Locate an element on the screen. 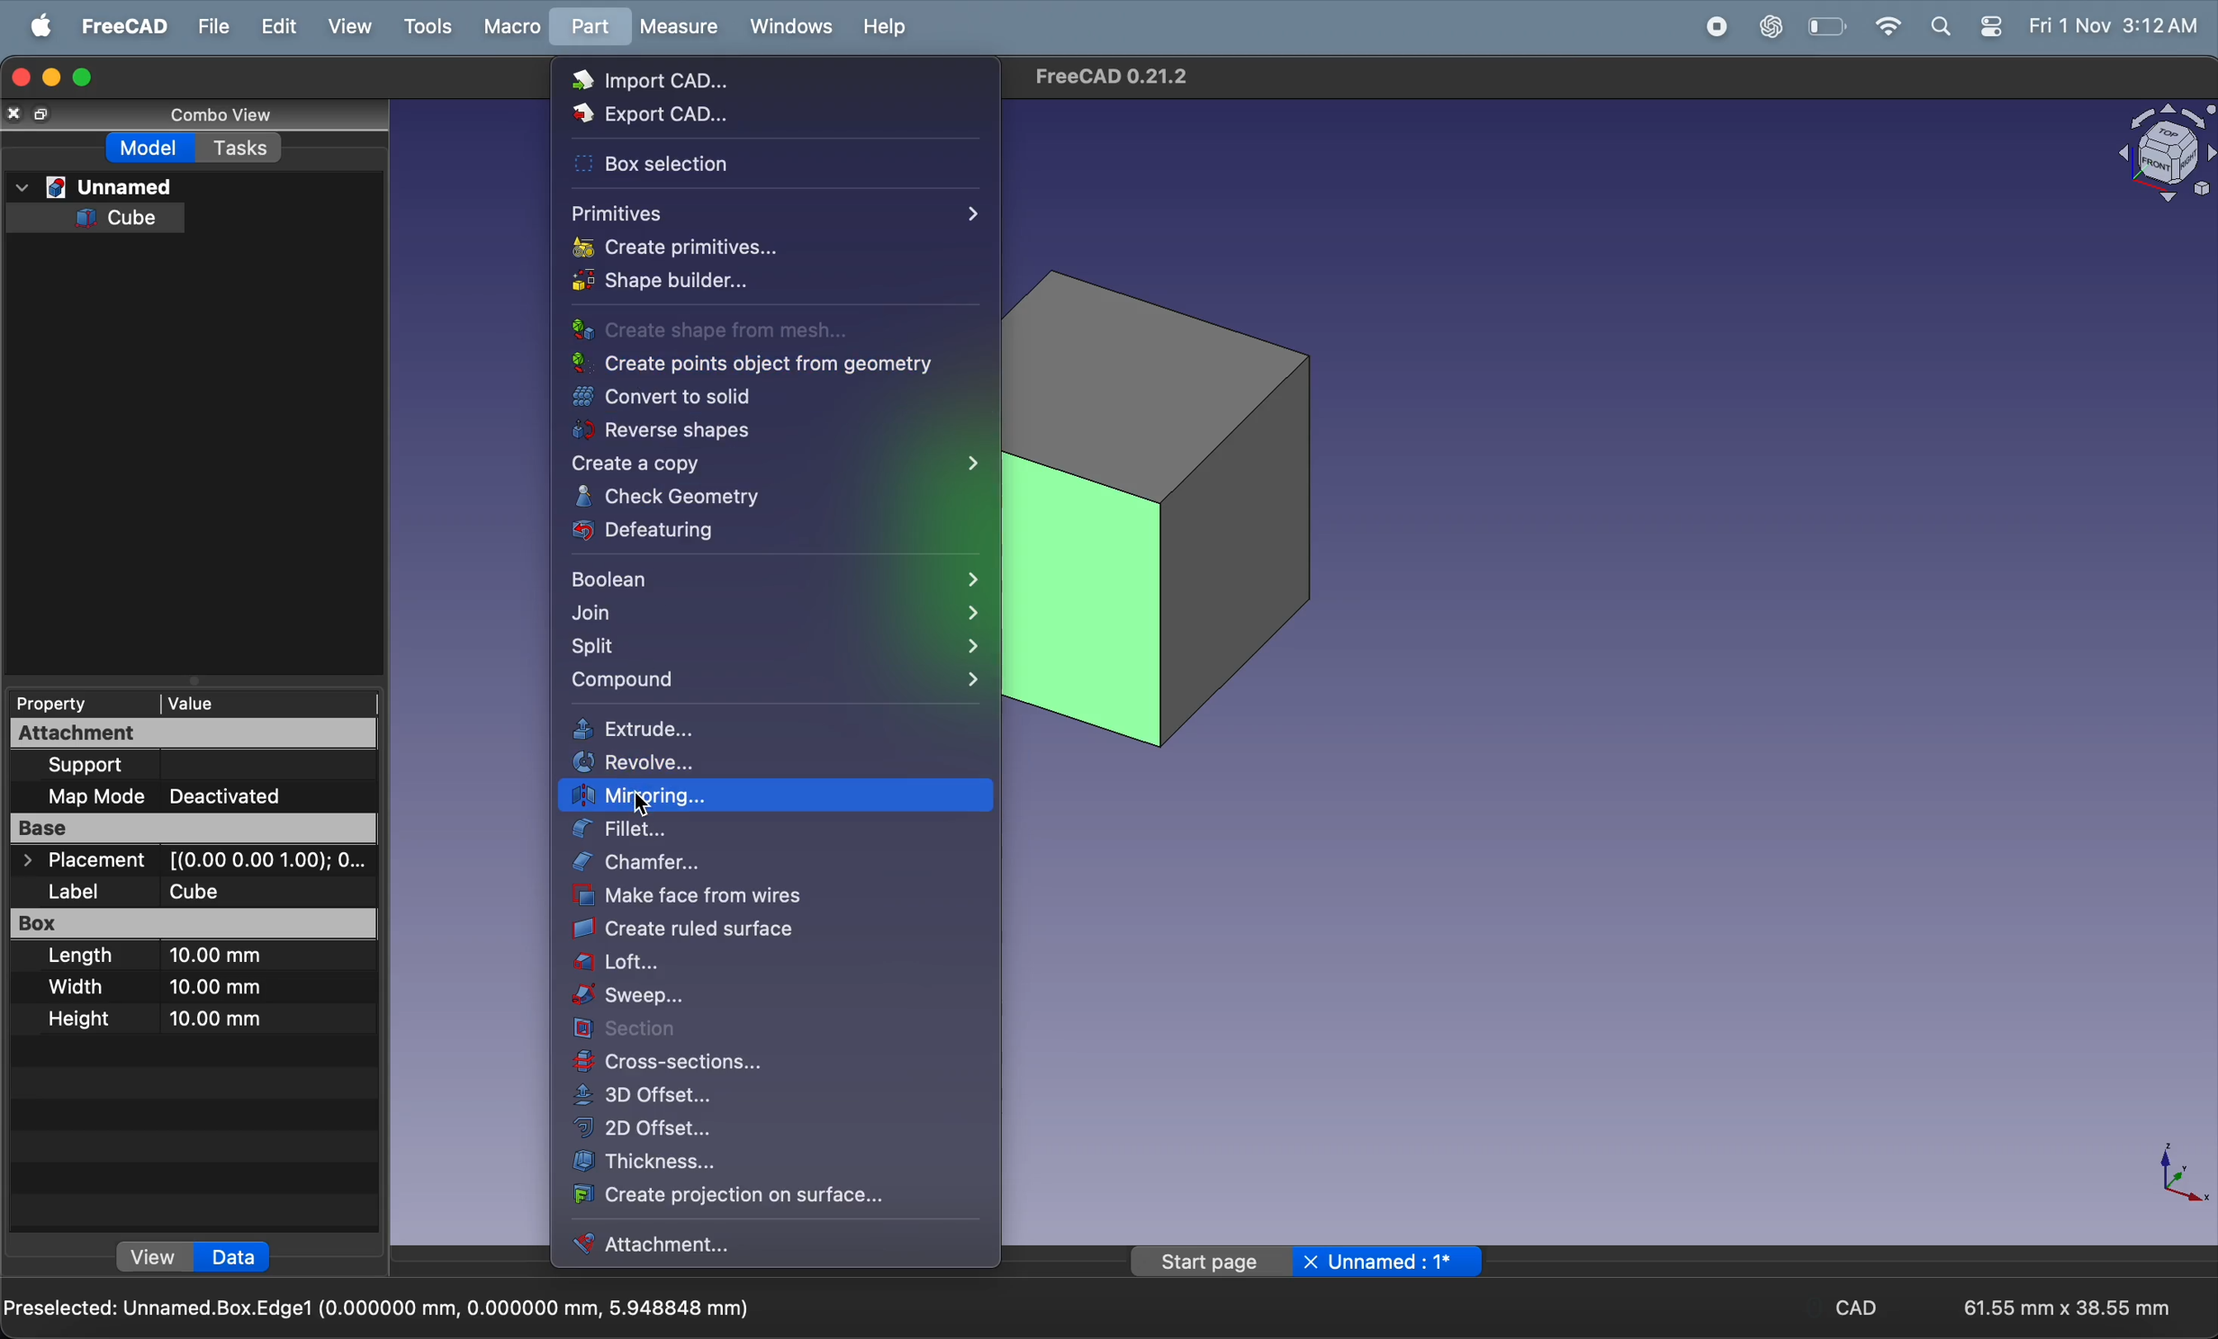  wifi is located at coordinates (1880, 25).